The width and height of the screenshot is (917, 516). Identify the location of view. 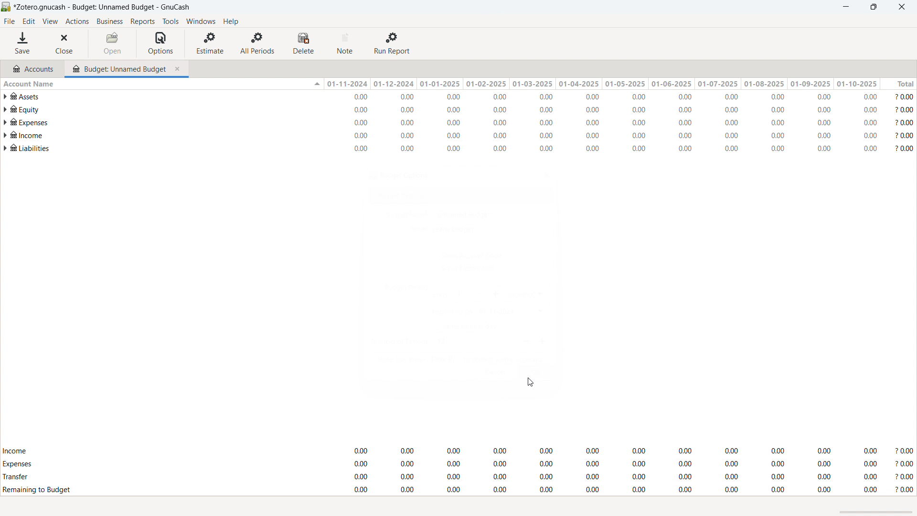
(50, 21).